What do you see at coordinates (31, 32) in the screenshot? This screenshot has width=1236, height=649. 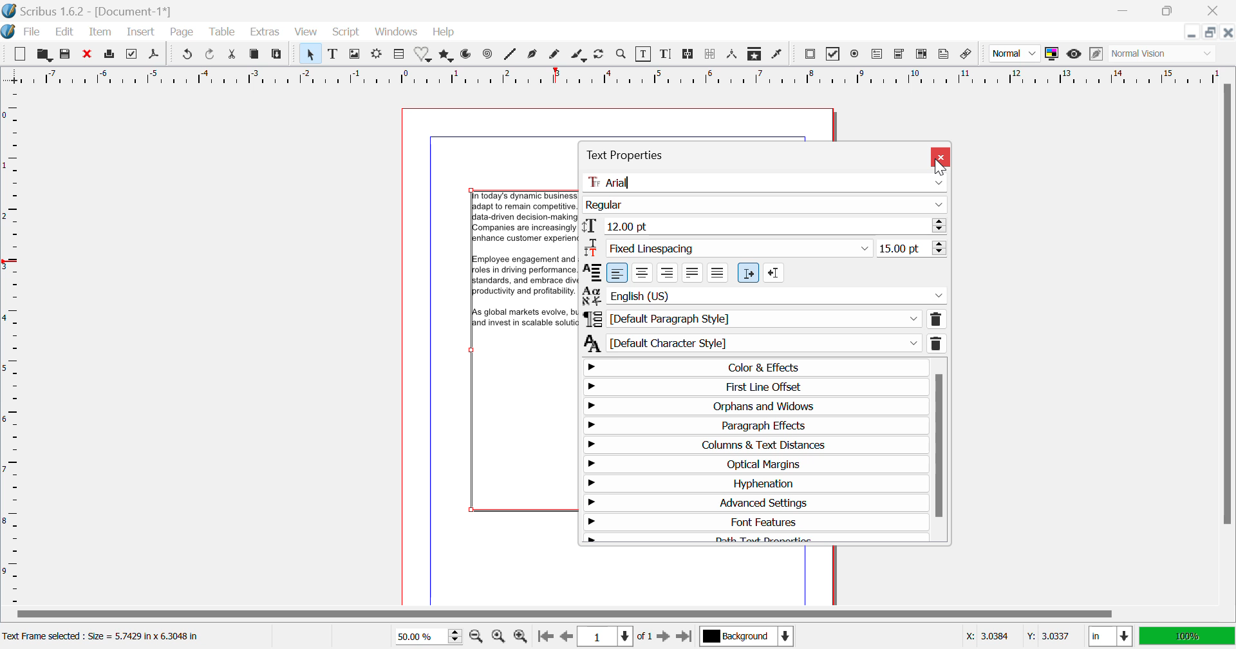 I see `File` at bounding box center [31, 32].